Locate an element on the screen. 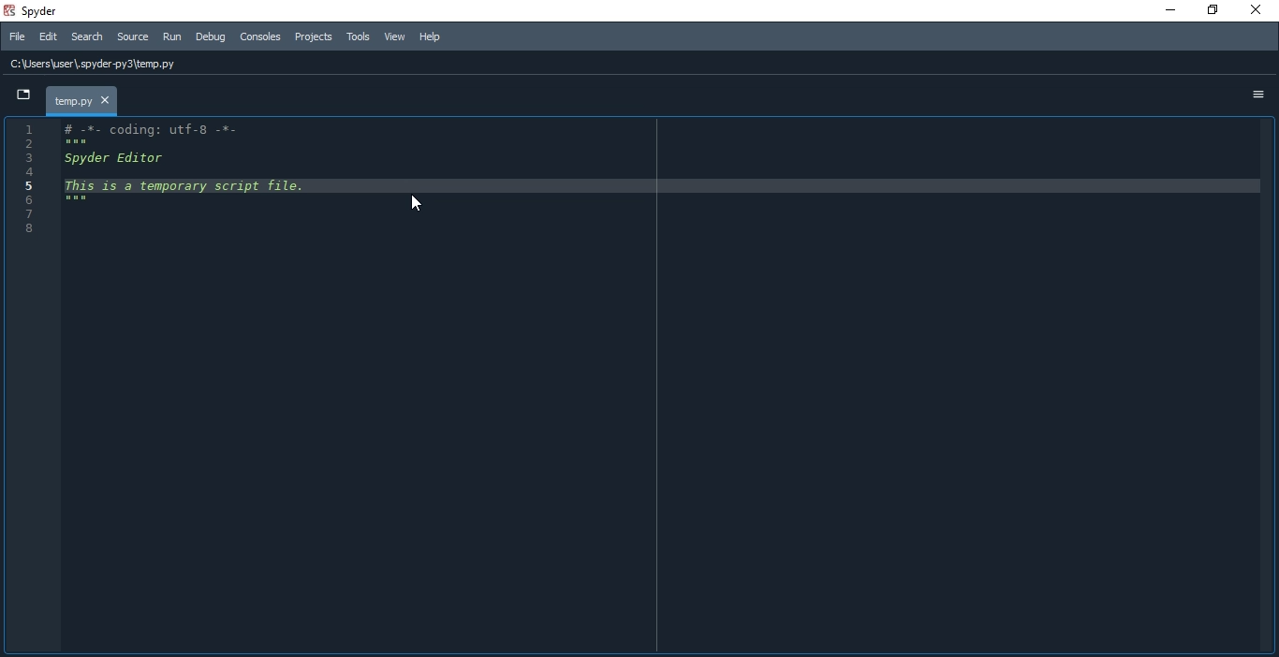 Image resolution: width=1279 pixels, height=657 pixels. close is located at coordinates (1253, 10).